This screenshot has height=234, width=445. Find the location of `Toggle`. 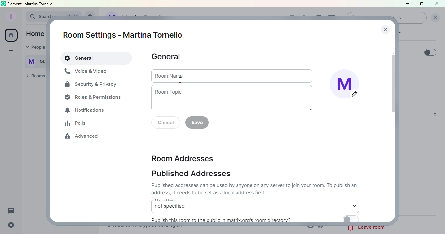

Toggle is located at coordinates (430, 52).